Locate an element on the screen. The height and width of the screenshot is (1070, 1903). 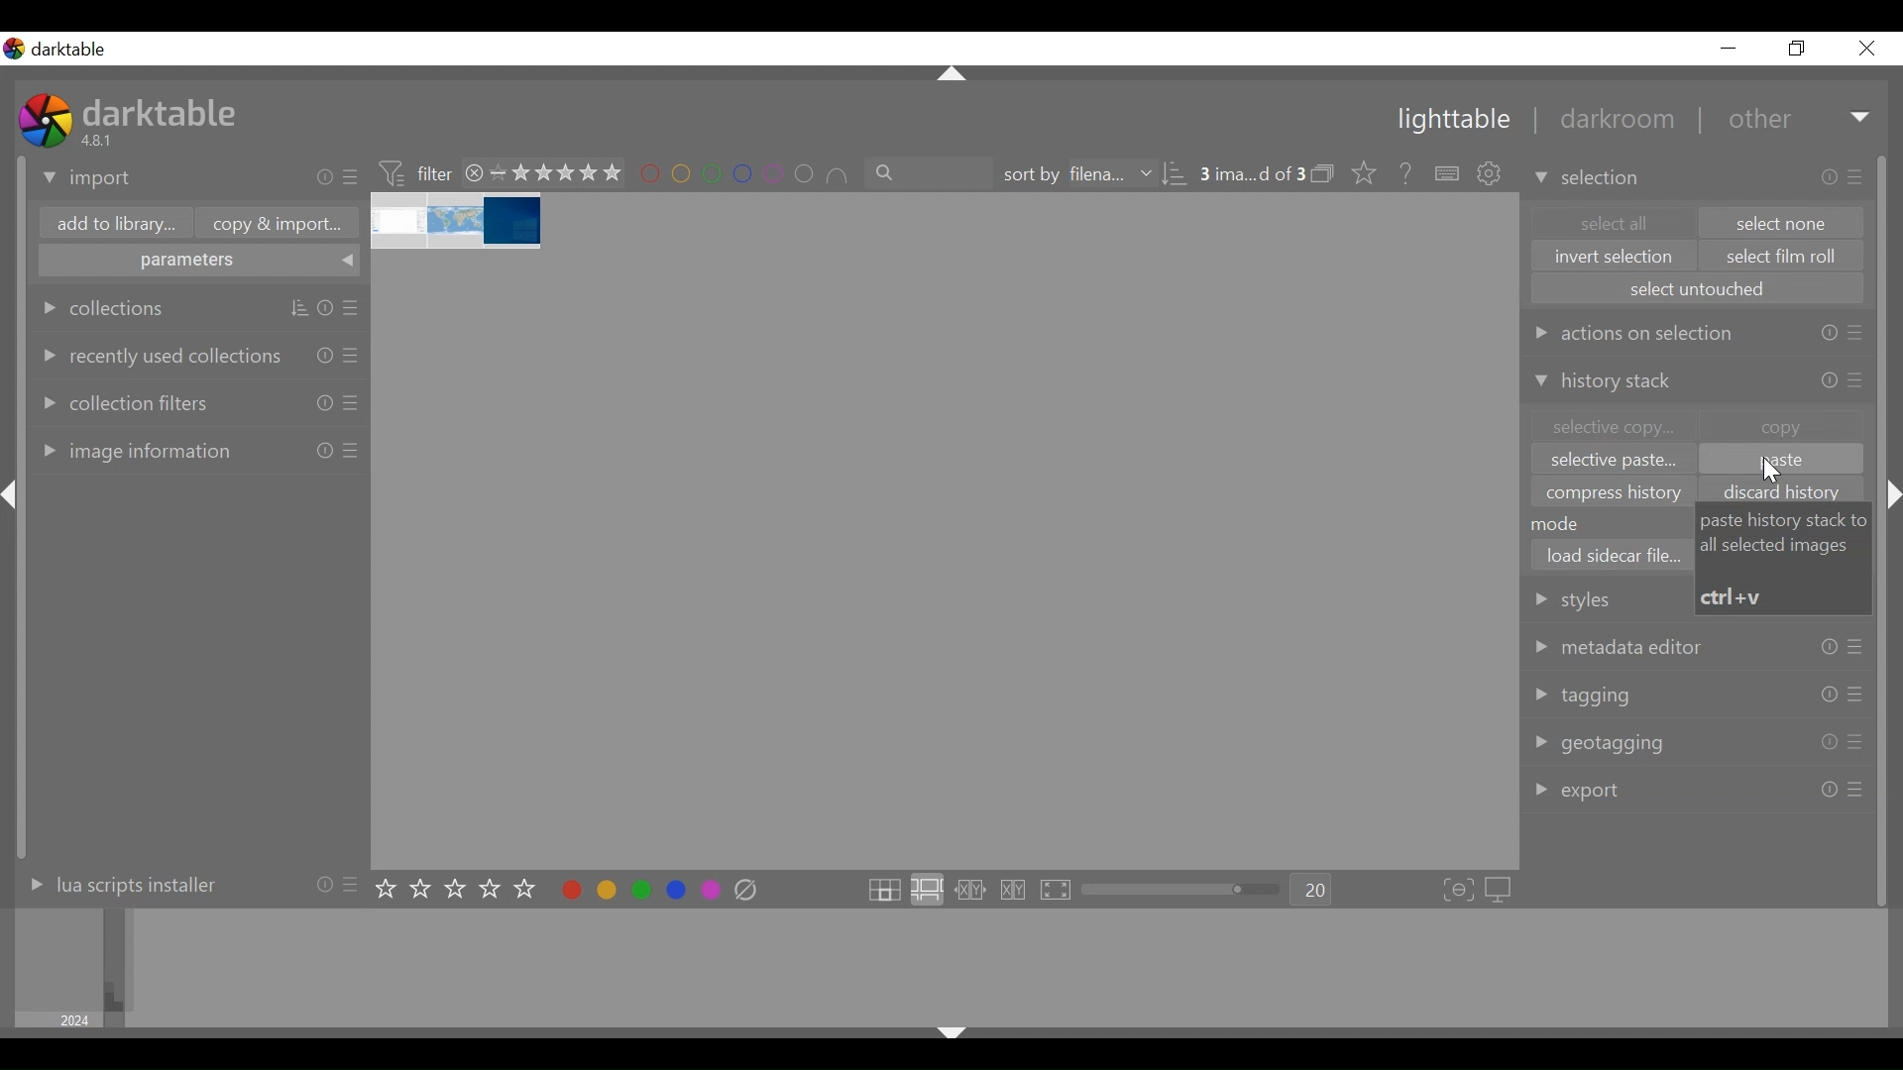
presets is located at coordinates (353, 354).